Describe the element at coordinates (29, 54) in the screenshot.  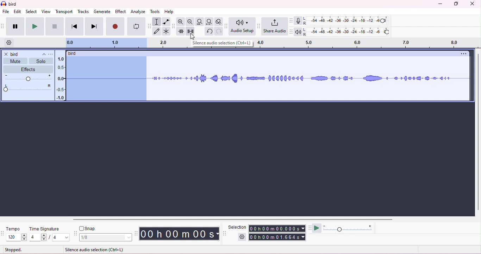
I see `track title` at that location.